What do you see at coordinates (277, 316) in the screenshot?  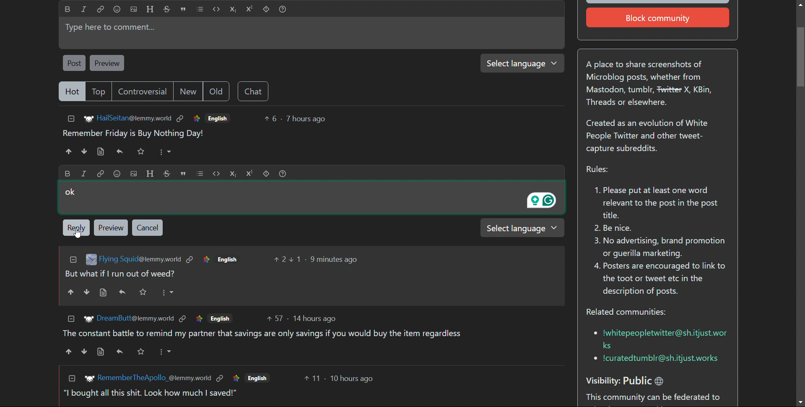 I see `number of upvotes` at bounding box center [277, 316].